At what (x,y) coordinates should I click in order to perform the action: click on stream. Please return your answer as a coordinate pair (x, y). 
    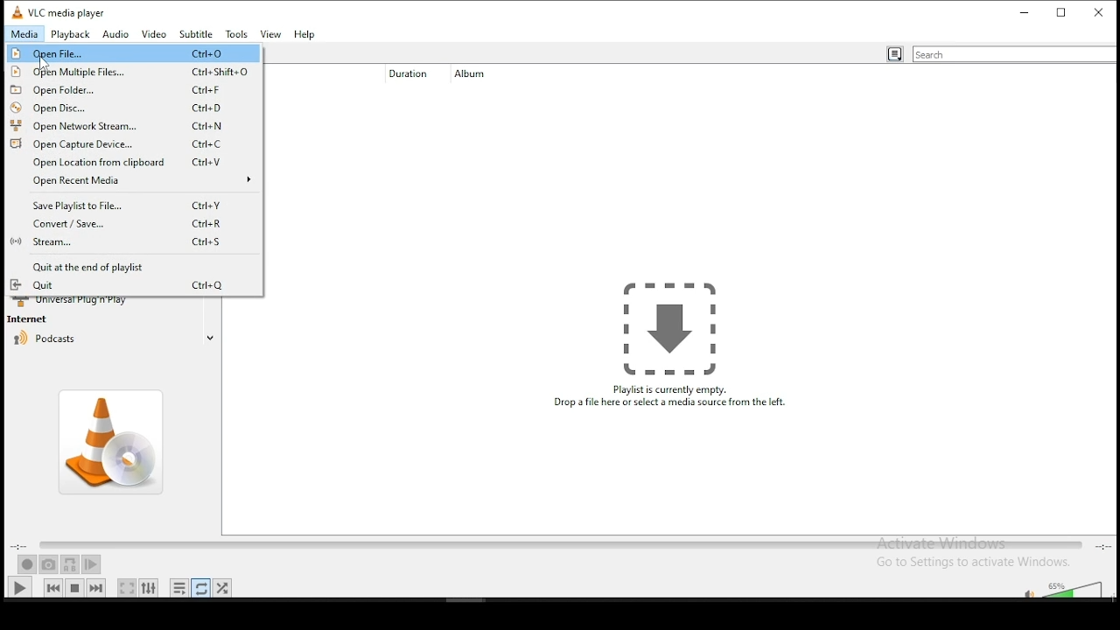
    Looking at the image, I should click on (120, 244).